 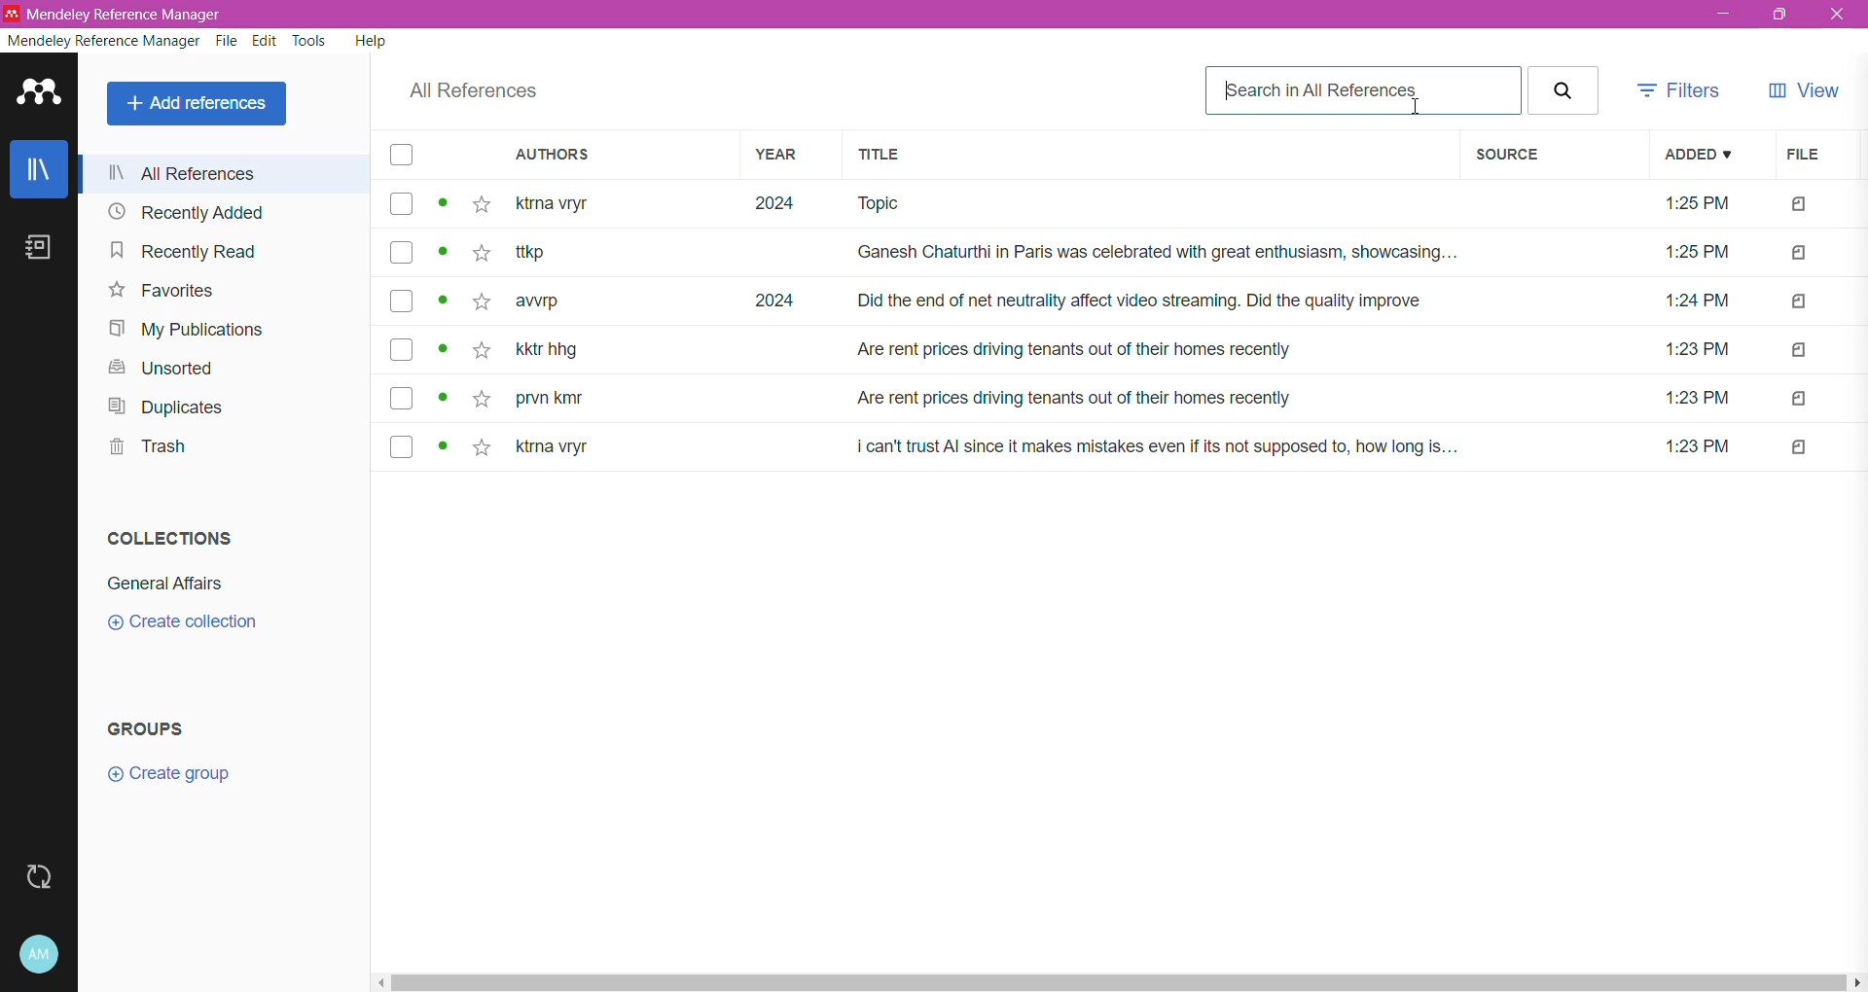 What do you see at coordinates (1838, 16) in the screenshot?
I see `Close` at bounding box center [1838, 16].